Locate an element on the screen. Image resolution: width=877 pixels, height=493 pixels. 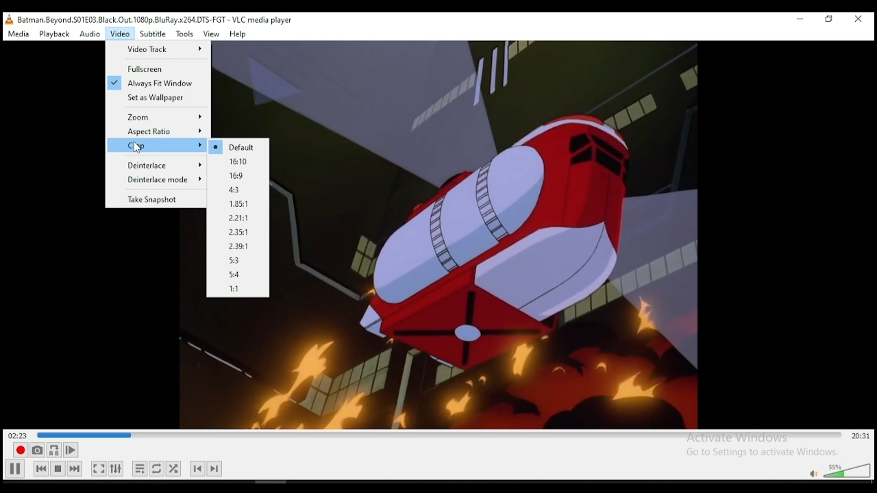
take a snapshot is located at coordinates (37, 450).